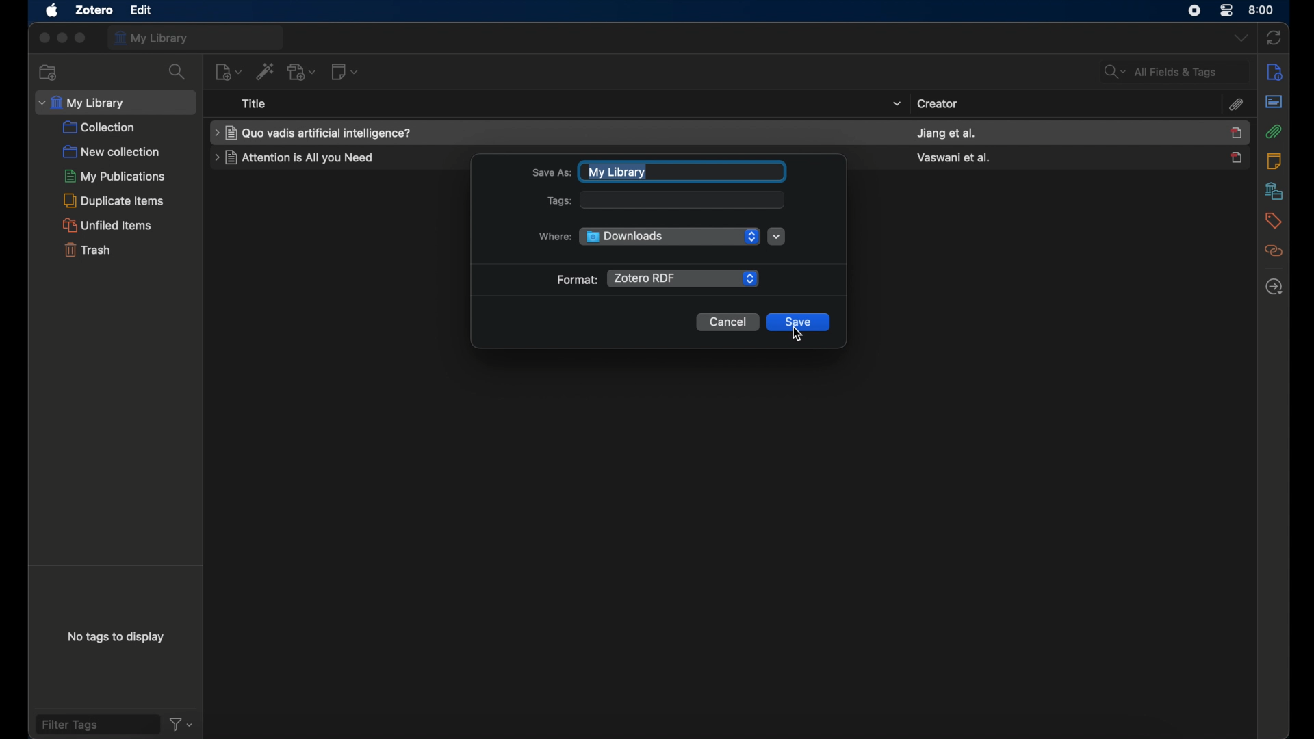  What do you see at coordinates (99, 128) in the screenshot?
I see `collection` at bounding box center [99, 128].